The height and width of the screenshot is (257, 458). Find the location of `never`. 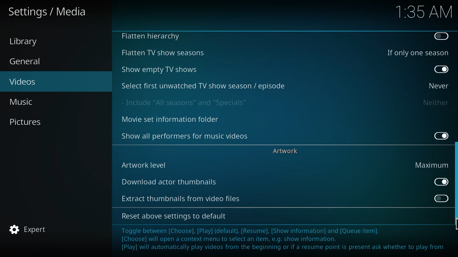

never is located at coordinates (437, 85).